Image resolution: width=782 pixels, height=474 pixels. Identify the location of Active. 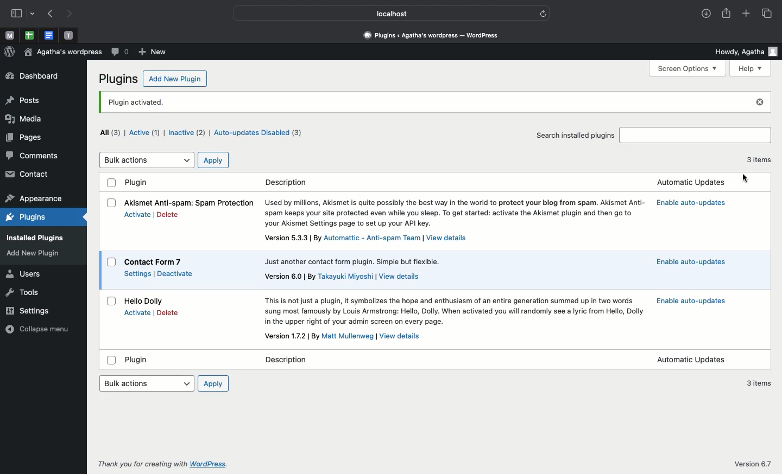
(146, 132).